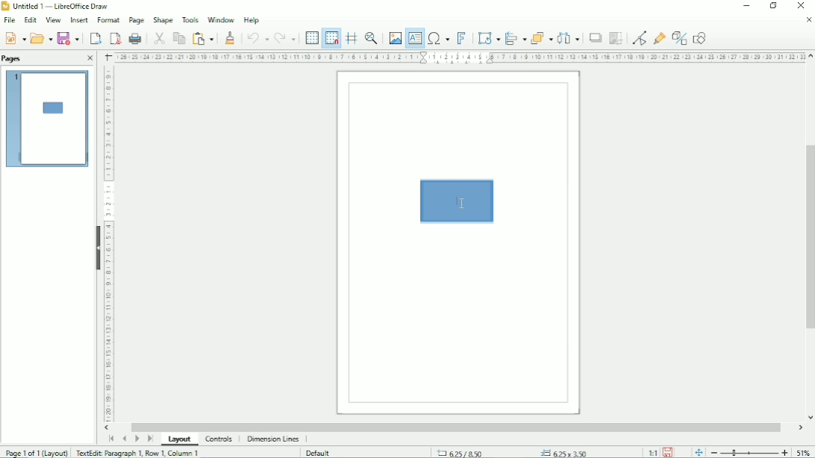  I want to click on Format, so click(108, 19).